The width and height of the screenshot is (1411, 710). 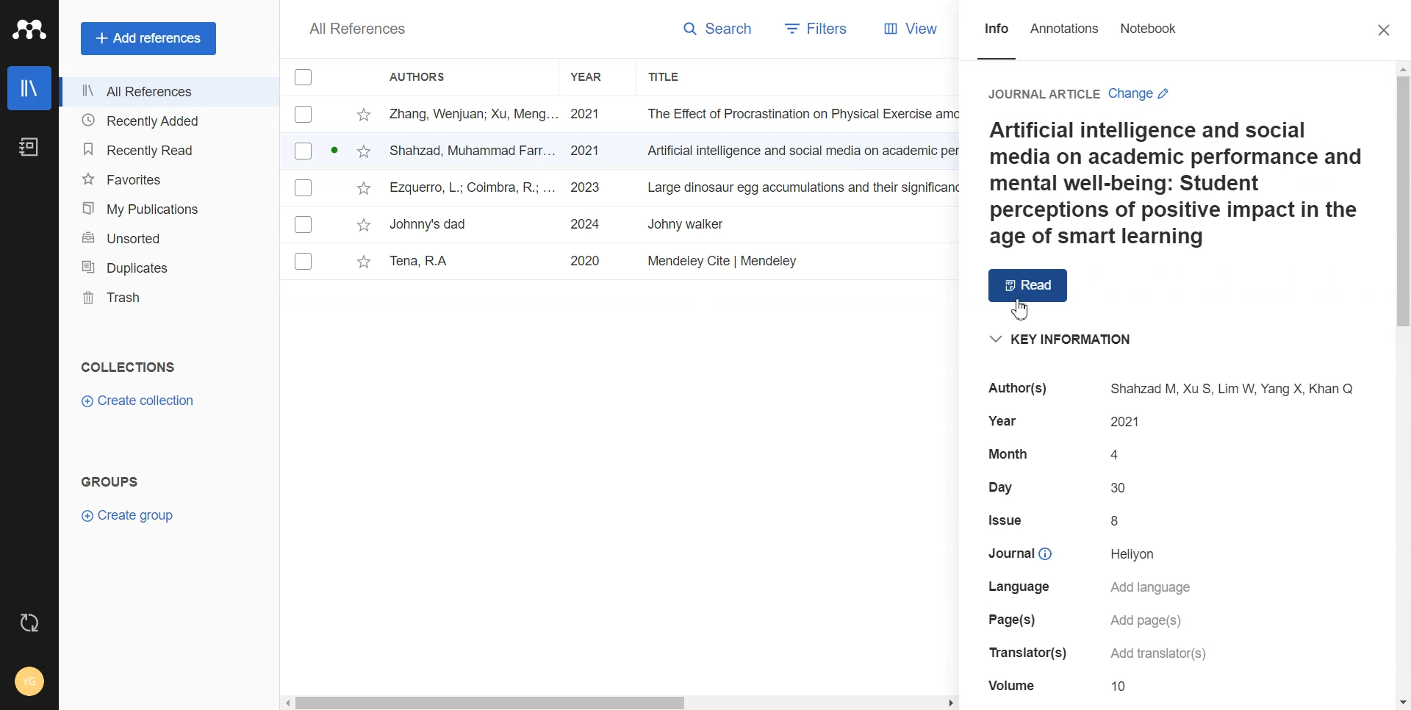 I want to click on Recently Added, so click(x=167, y=121).